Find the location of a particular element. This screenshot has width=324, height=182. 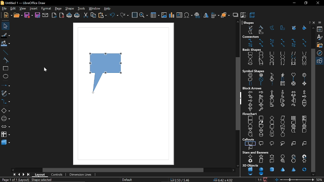

data is located at coordinates (283, 118).